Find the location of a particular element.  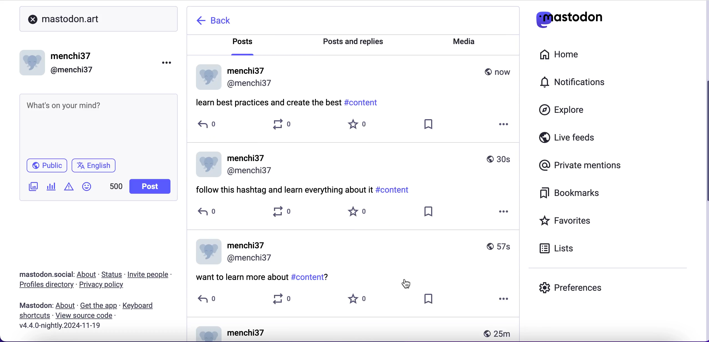

user is located at coordinates (251, 250).